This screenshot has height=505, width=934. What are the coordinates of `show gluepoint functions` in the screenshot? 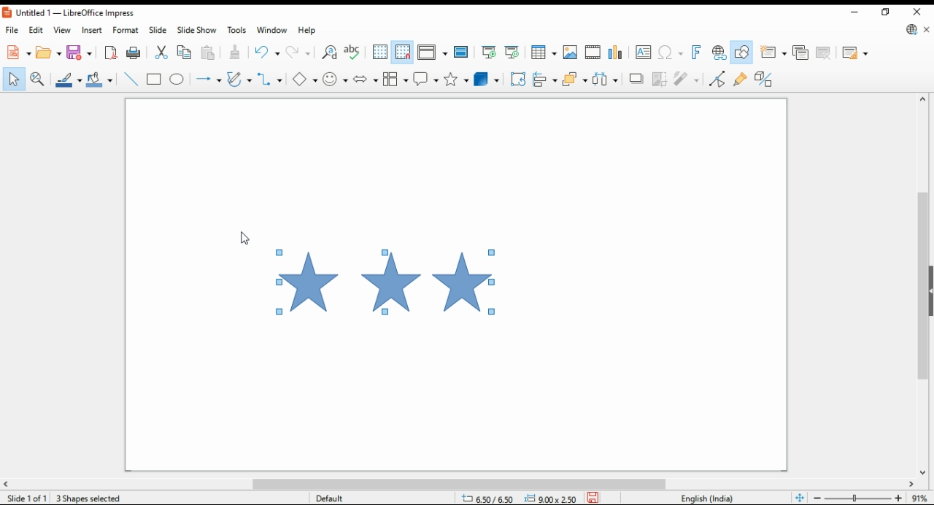 It's located at (741, 78).